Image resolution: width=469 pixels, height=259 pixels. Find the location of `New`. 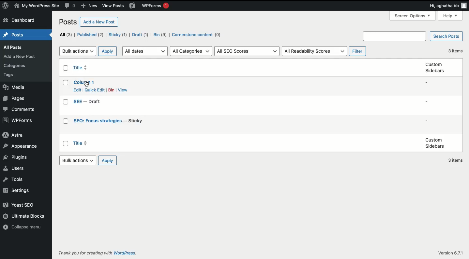

New is located at coordinates (88, 6).